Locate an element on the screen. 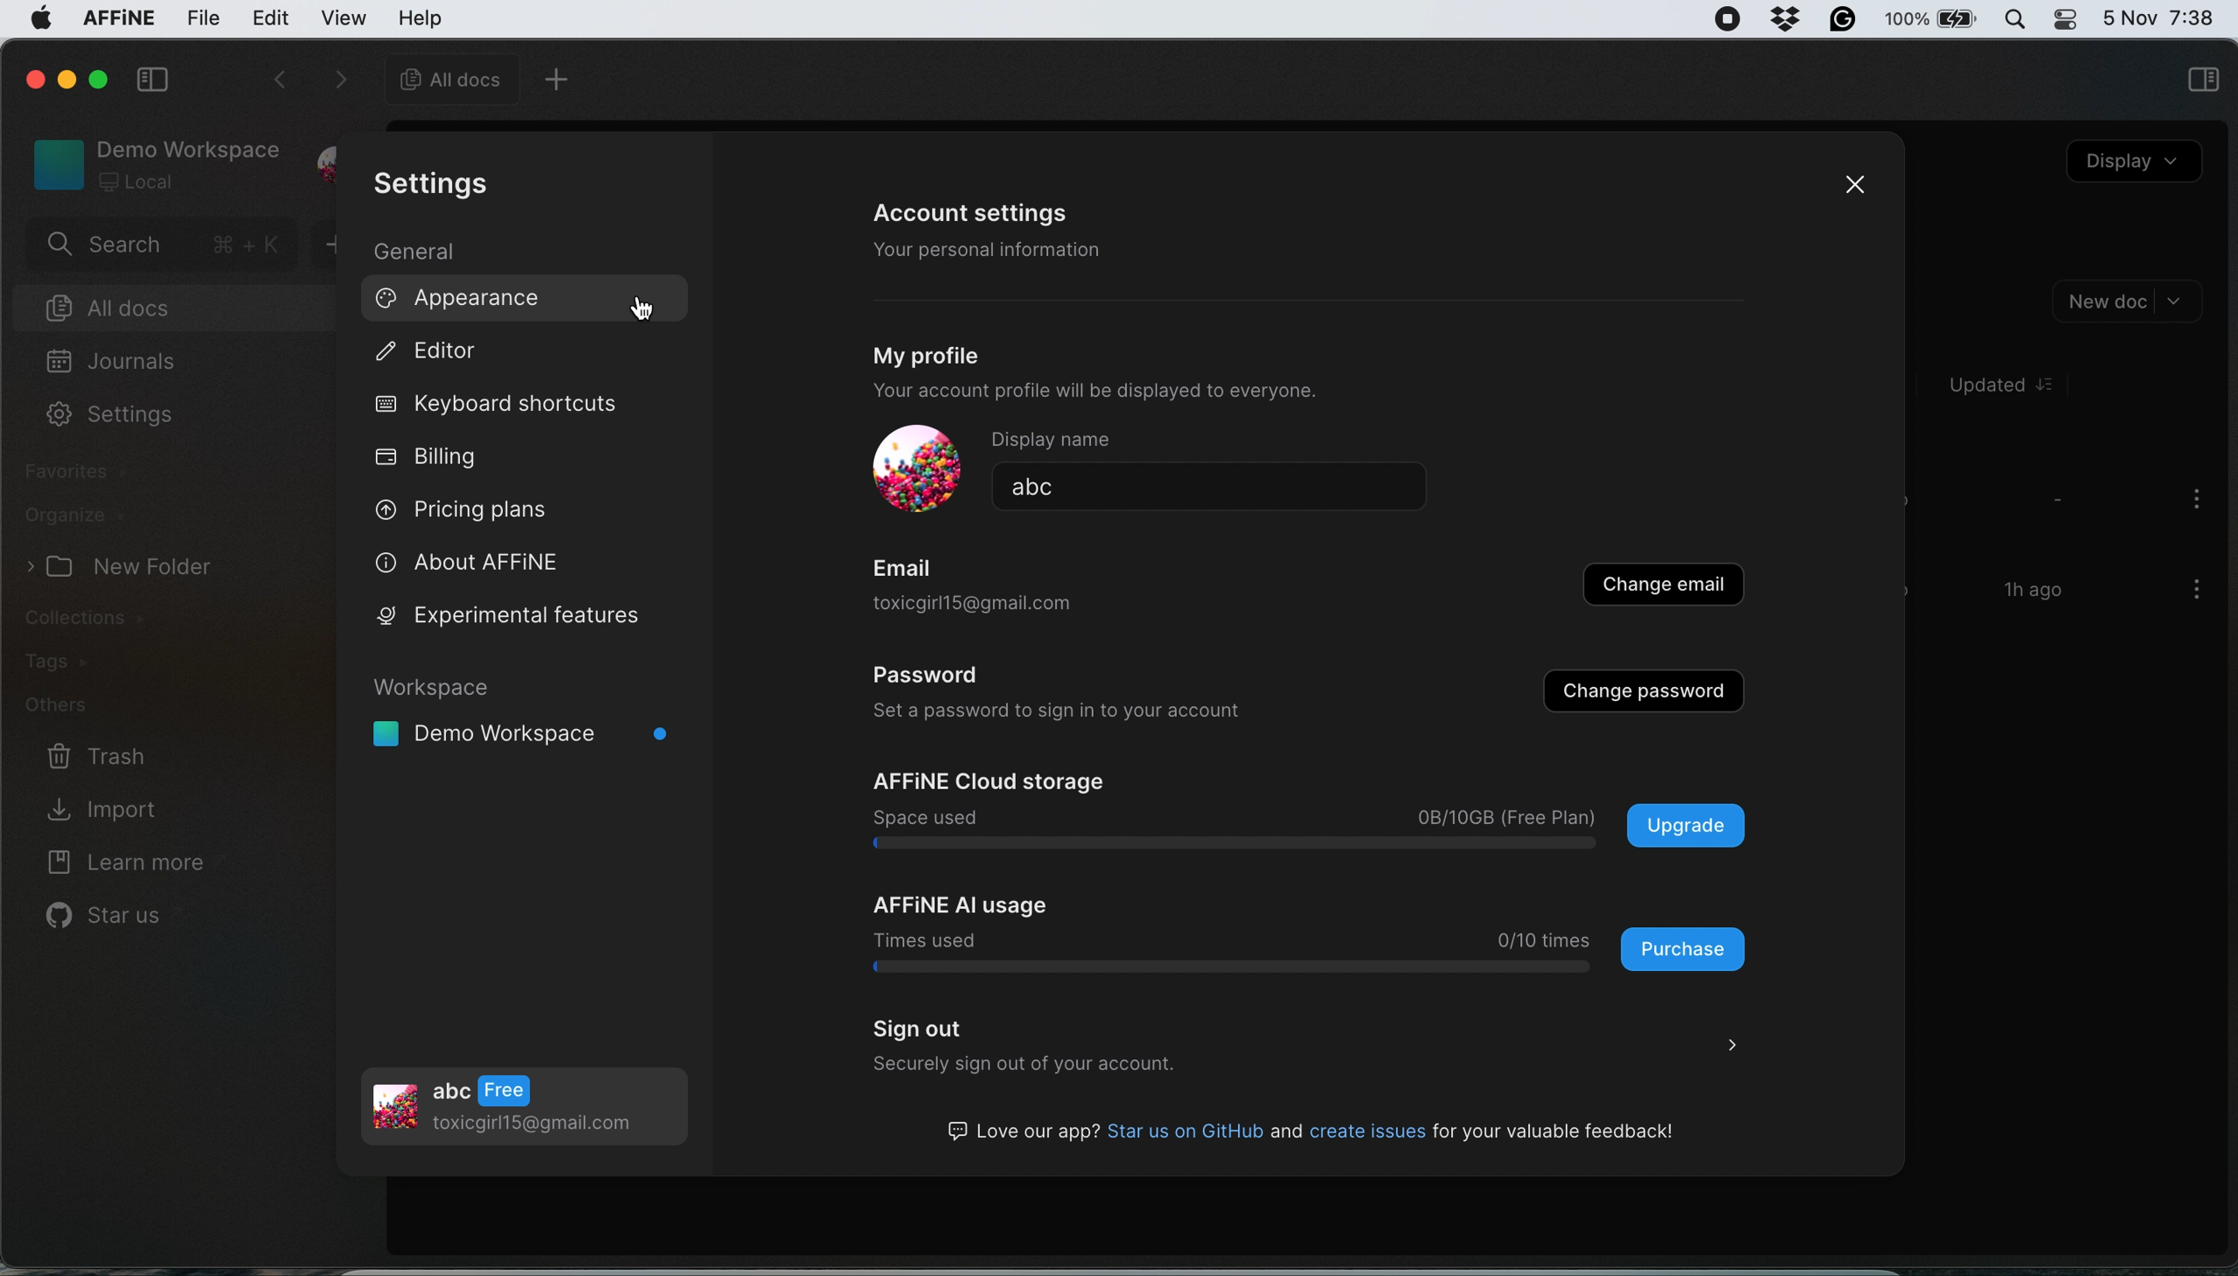 This screenshot has height=1276, width=2238. Times used is located at coordinates (928, 940).